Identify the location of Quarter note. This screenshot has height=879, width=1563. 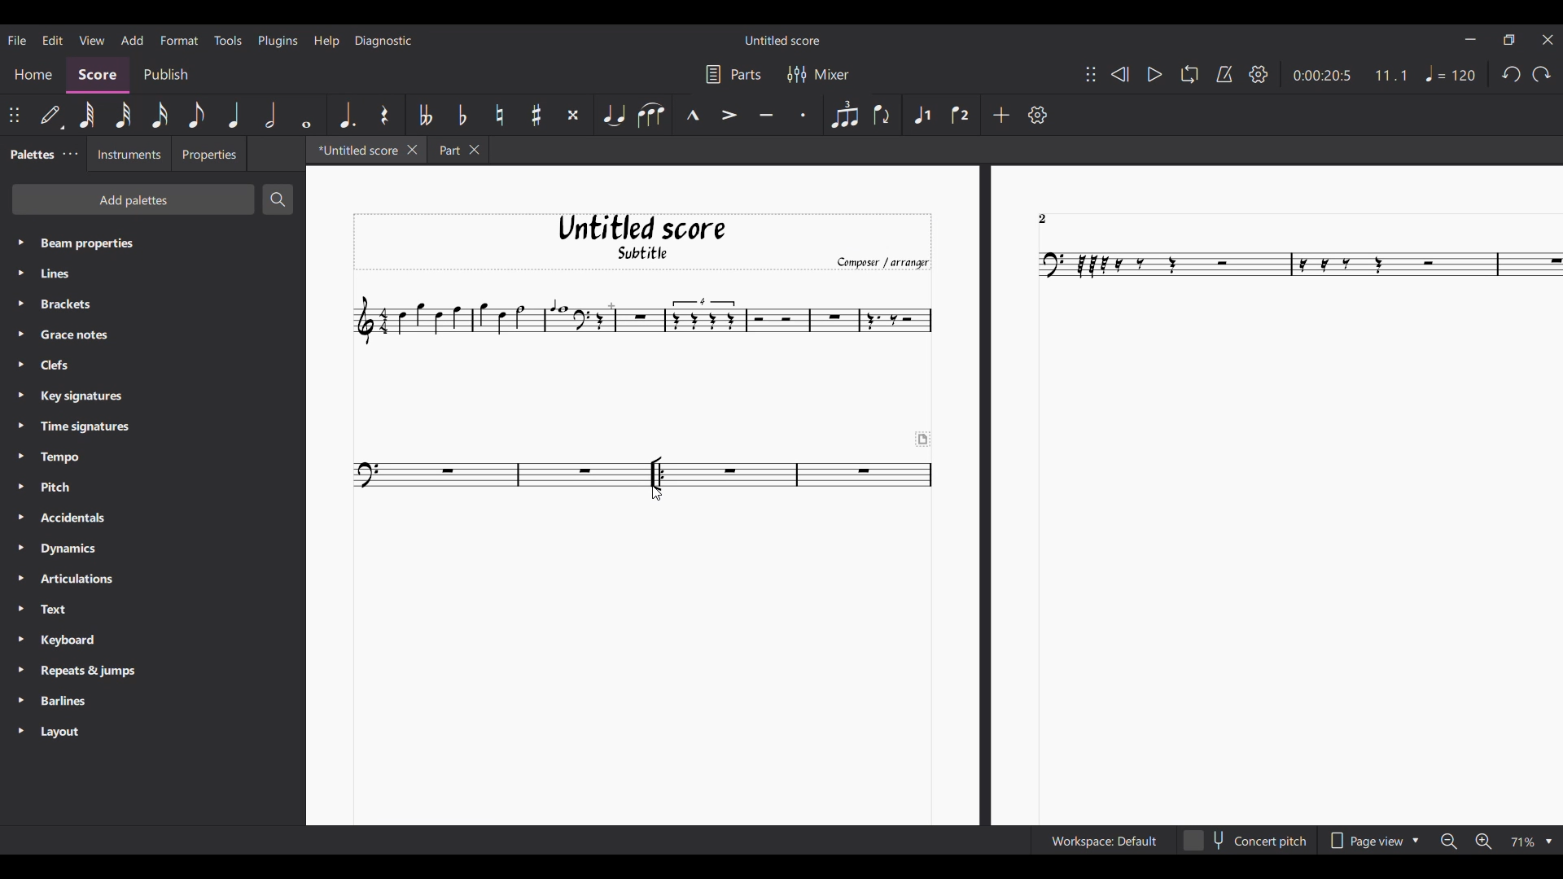
(234, 115).